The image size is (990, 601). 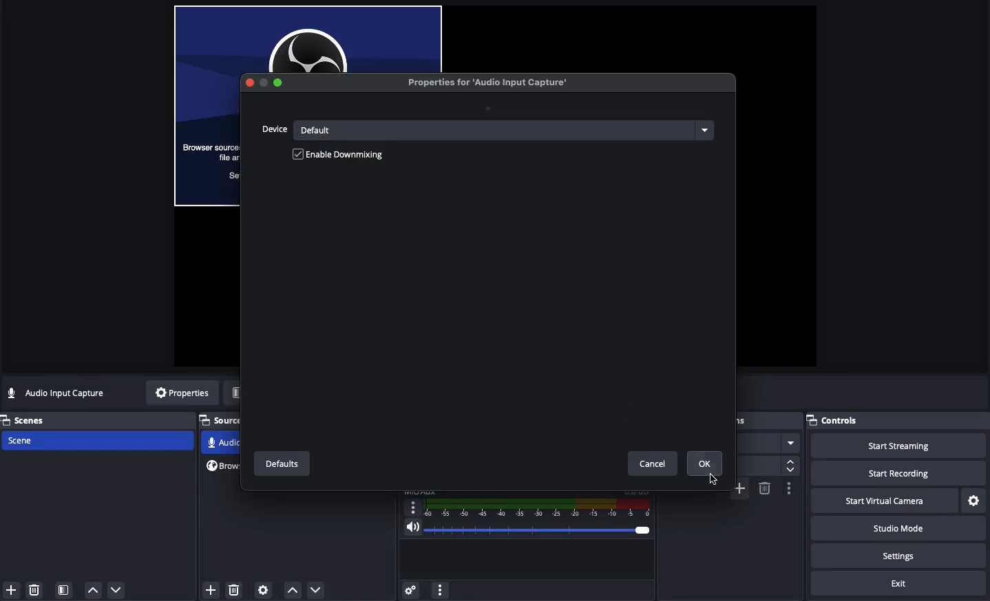 What do you see at coordinates (408, 589) in the screenshot?
I see `Settings` at bounding box center [408, 589].